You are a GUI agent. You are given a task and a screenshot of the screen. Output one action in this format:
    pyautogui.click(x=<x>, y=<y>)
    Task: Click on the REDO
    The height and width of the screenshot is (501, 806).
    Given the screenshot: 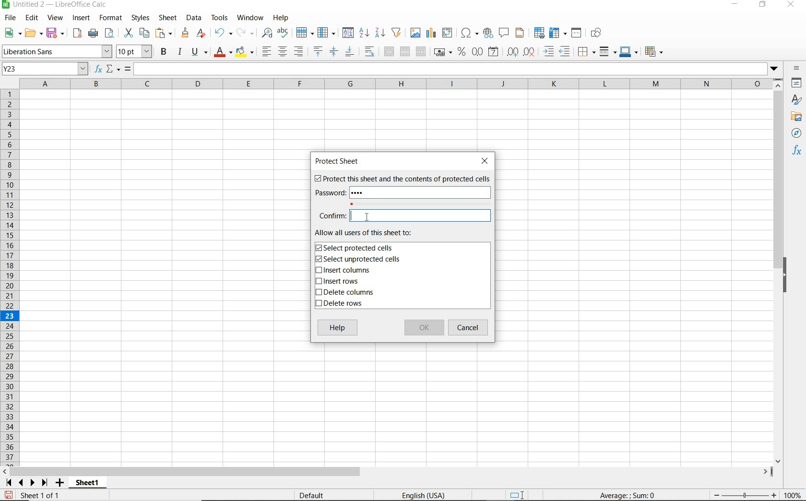 What is the action you would take?
    pyautogui.click(x=244, y=32)
    